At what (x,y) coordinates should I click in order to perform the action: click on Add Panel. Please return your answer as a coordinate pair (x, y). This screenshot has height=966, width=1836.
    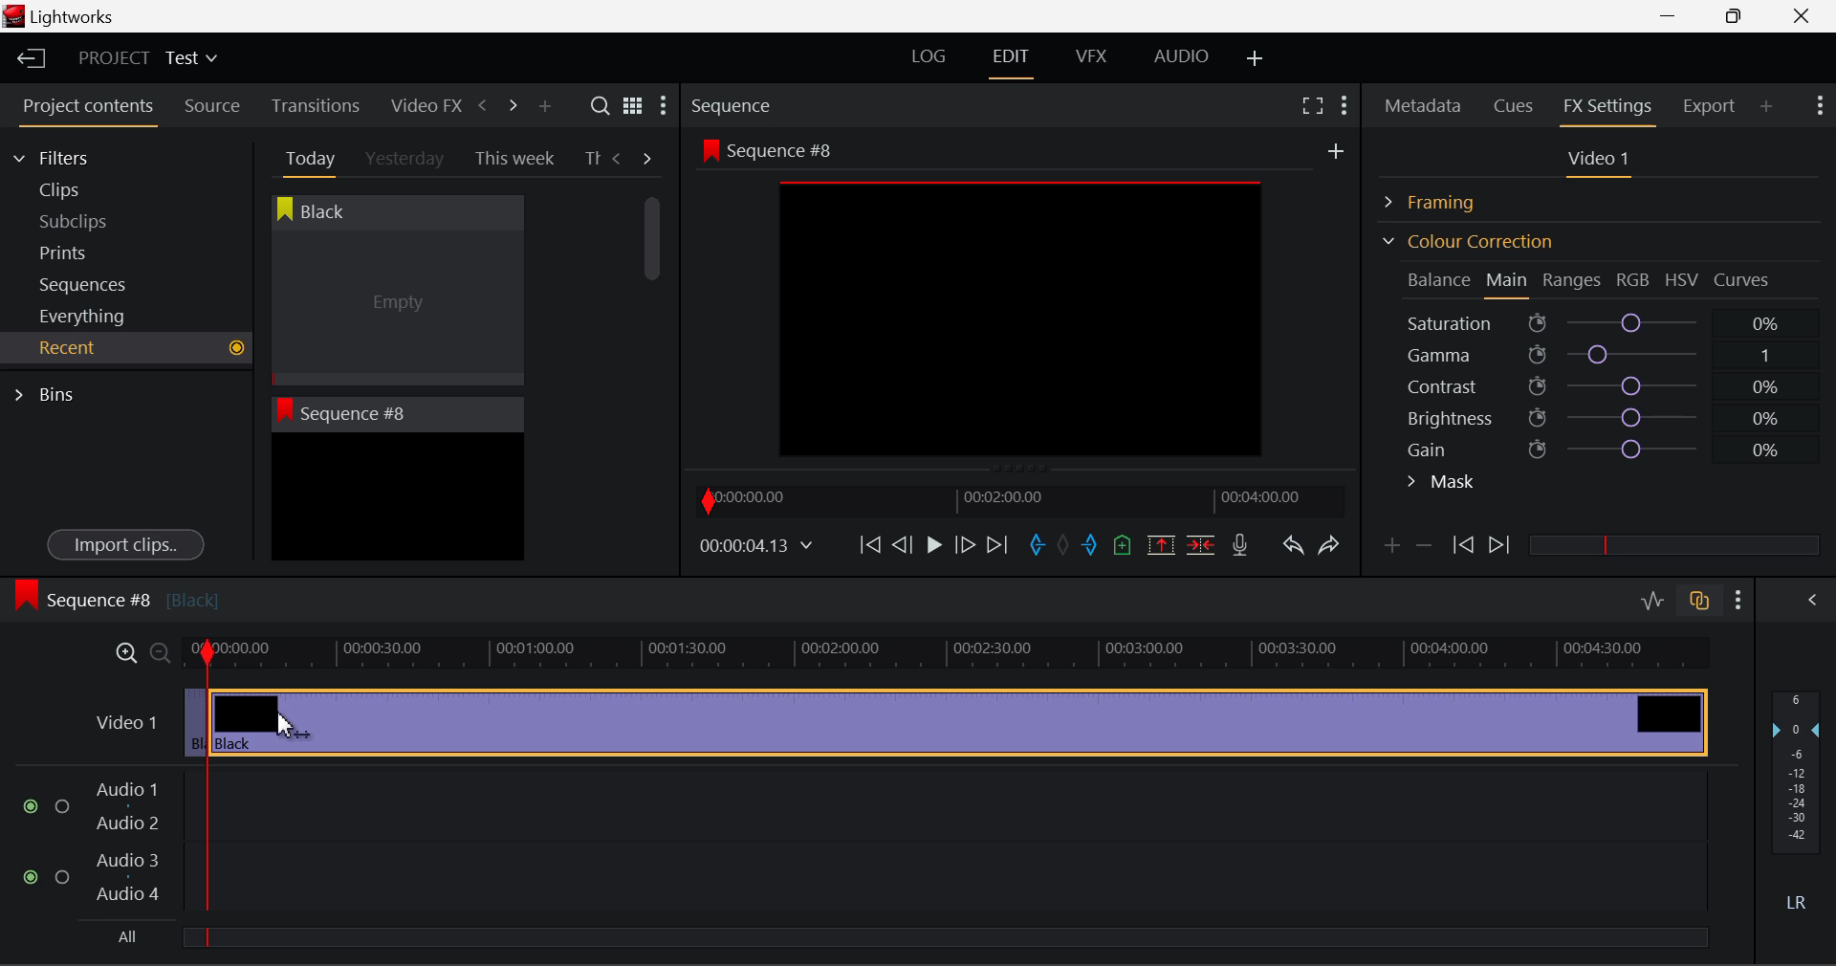
    Looking at the image, I should click on (544, 107).